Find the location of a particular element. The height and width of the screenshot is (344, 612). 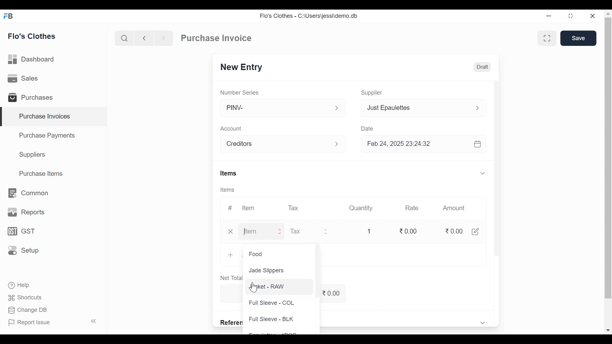

Scroll down is located at coordinates (608, 331).